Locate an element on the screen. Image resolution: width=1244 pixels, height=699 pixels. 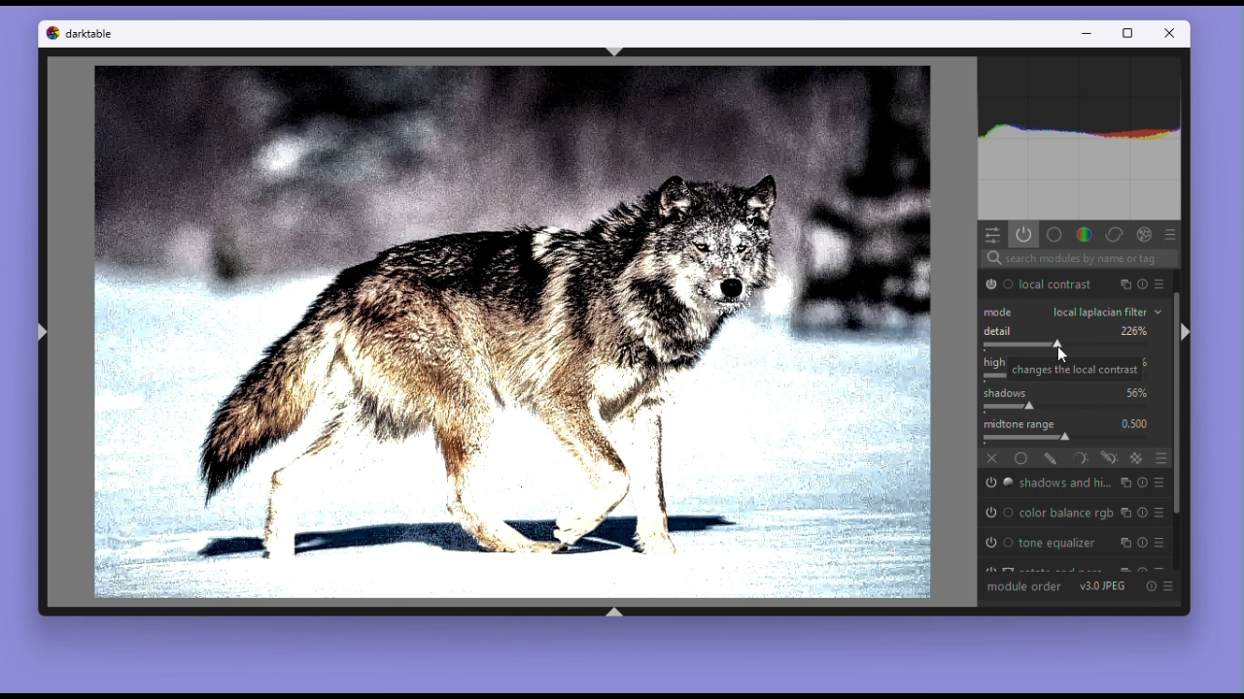
Blending options is located at coordinates (1160, 457).